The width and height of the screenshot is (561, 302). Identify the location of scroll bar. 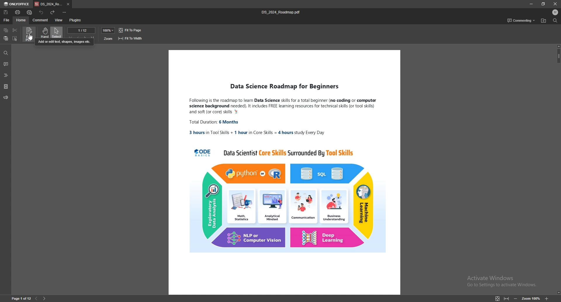
(558, 169).